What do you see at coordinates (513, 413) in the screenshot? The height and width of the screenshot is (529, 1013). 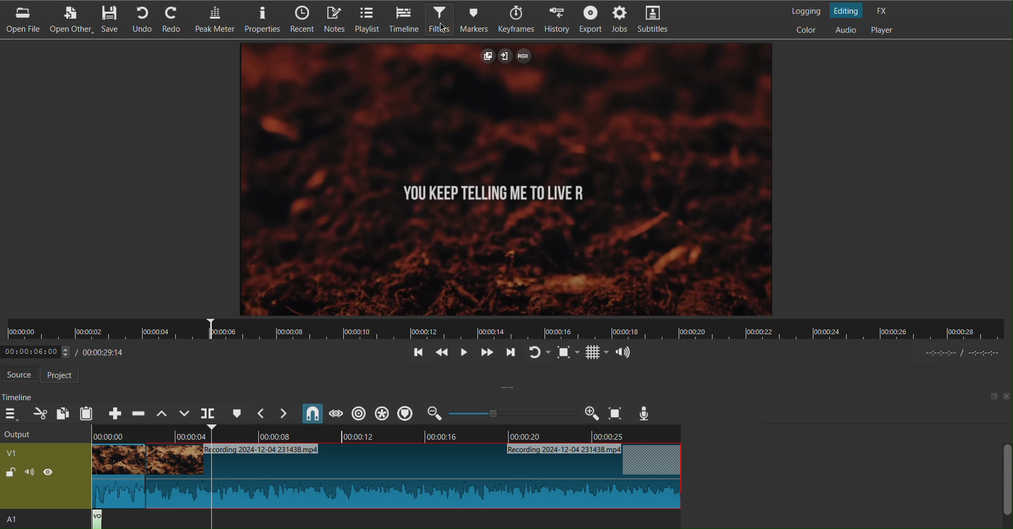 I see `Zoom` at bounding box center [513, 413].